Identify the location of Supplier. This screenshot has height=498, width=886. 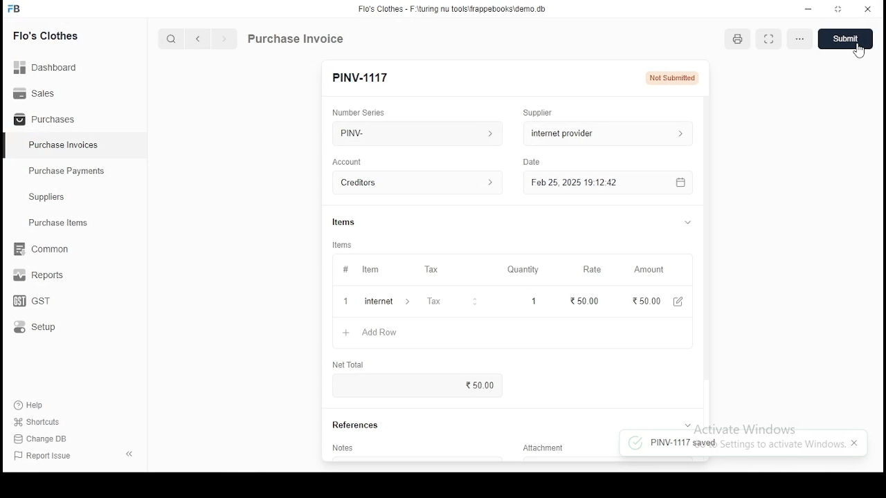
(539, 113).